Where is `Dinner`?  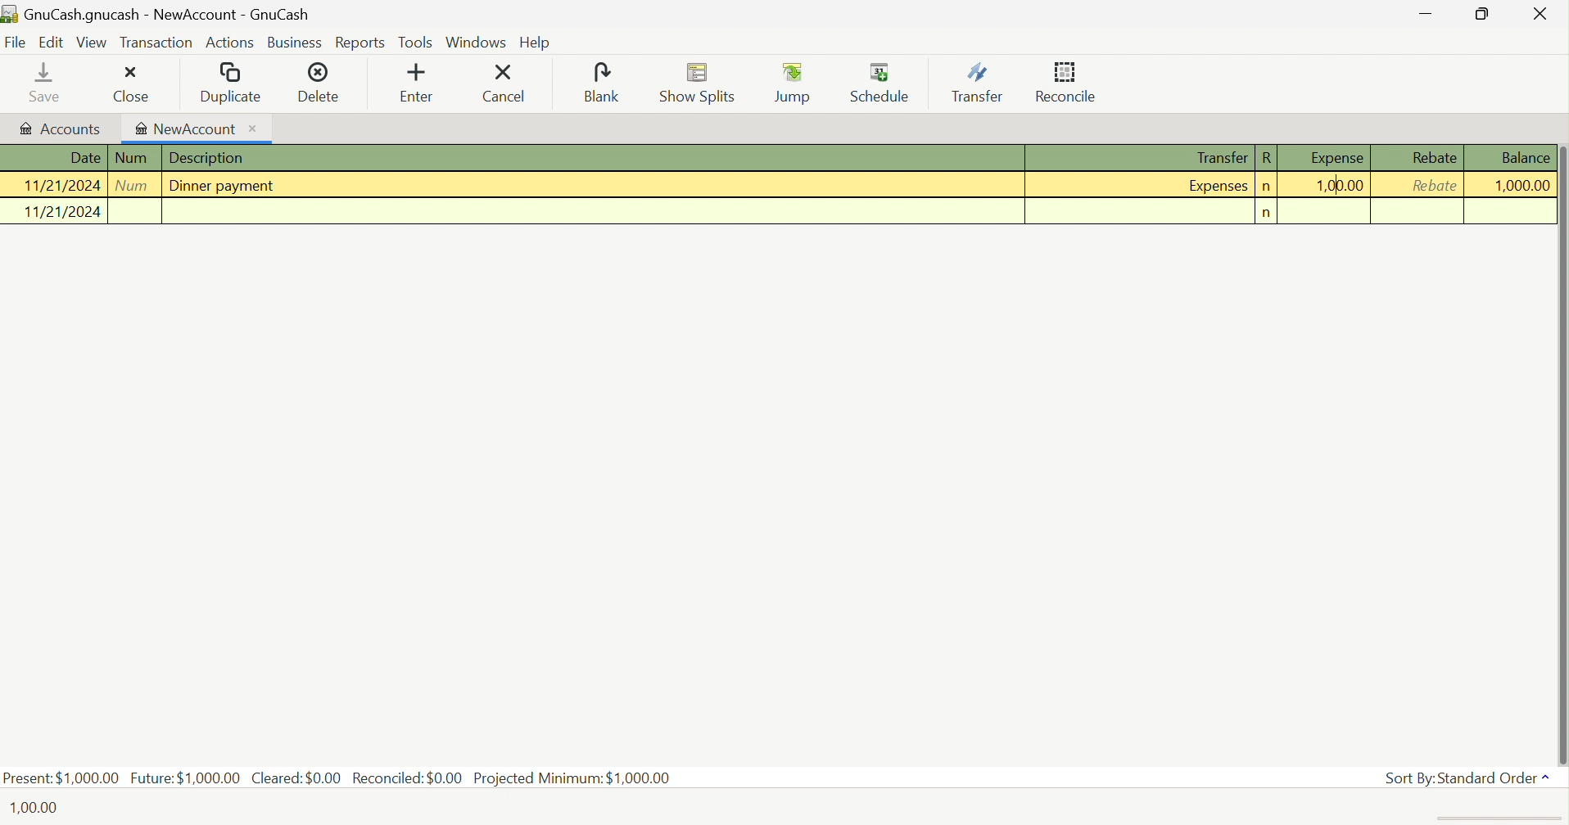
Dinner is located at coordinates (228, 186).